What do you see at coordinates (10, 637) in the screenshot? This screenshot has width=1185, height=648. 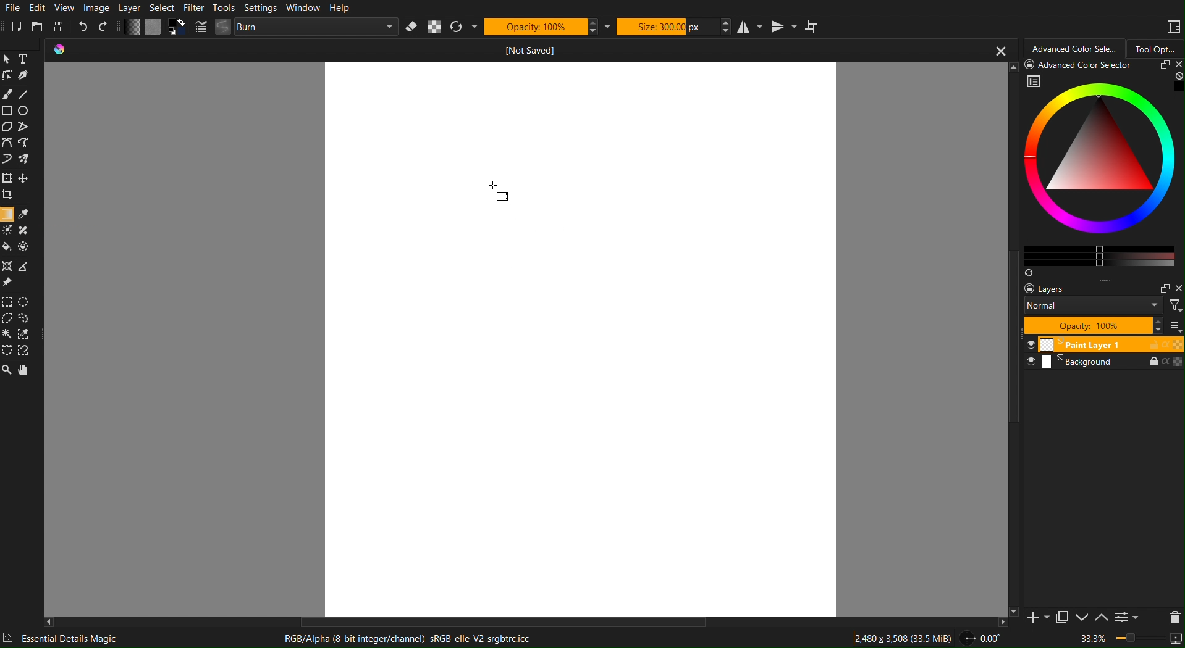 I see `details` at bounding box center [10, 637].